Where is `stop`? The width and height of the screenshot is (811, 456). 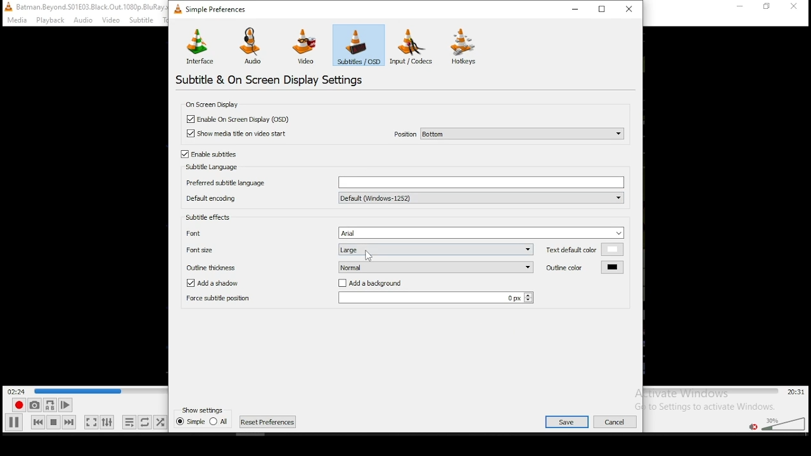 stop is located at coordinates (53, 422).